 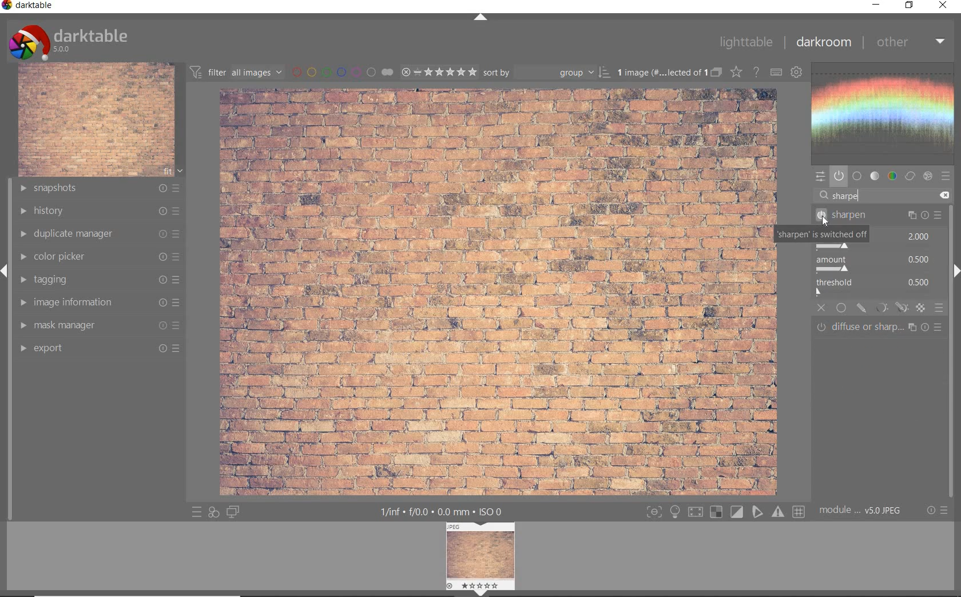 I want to click on display a second darkroom image widow, so click(x=234, y=512).